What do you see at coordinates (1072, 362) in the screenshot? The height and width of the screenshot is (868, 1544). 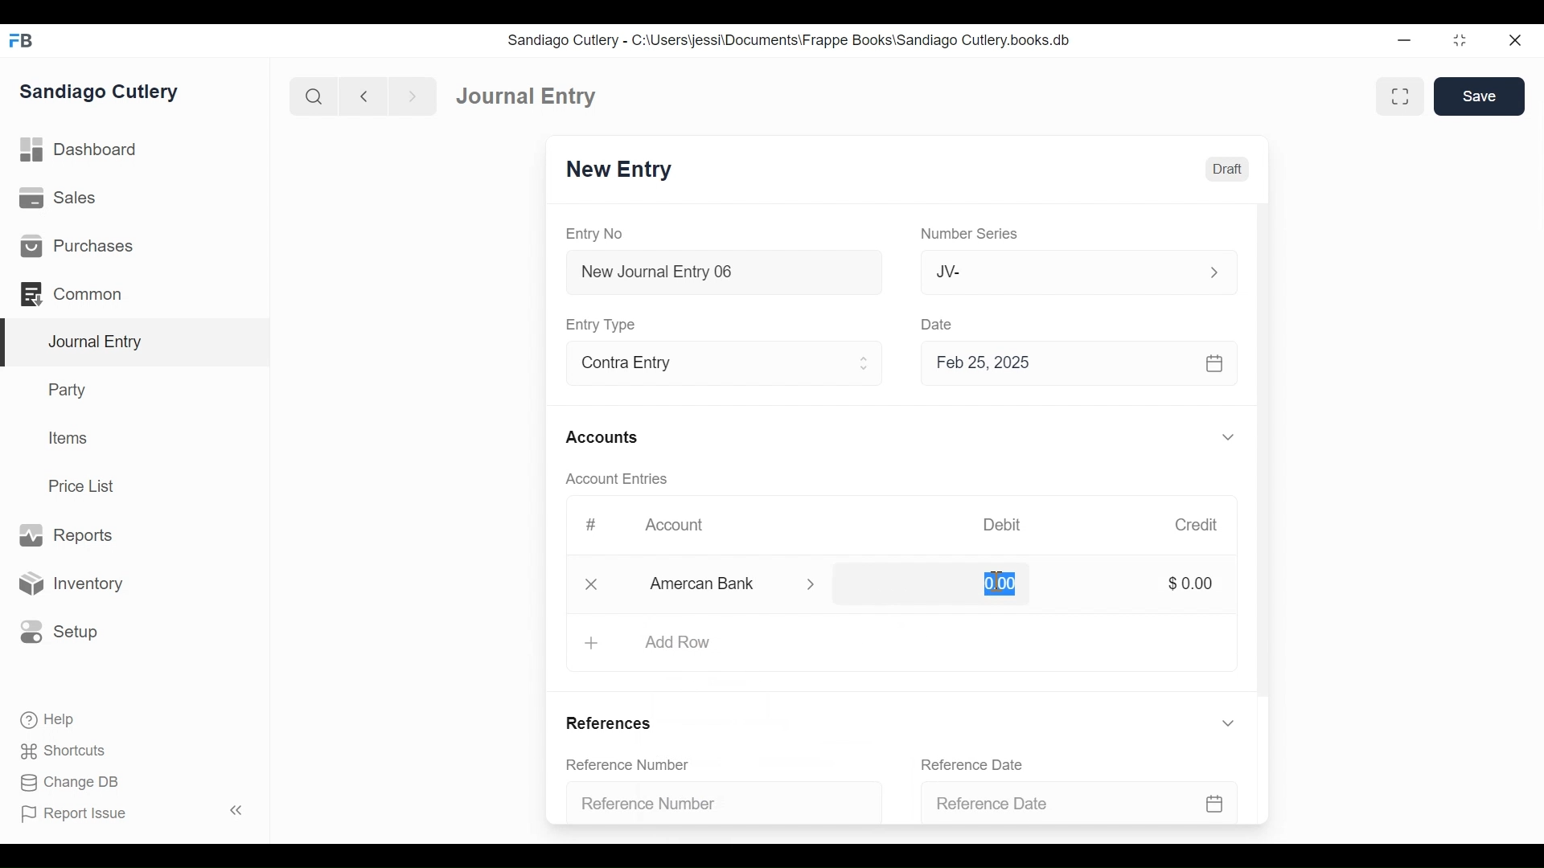 I see `Feb 25, 2025` at bounding box center [1072, 362].